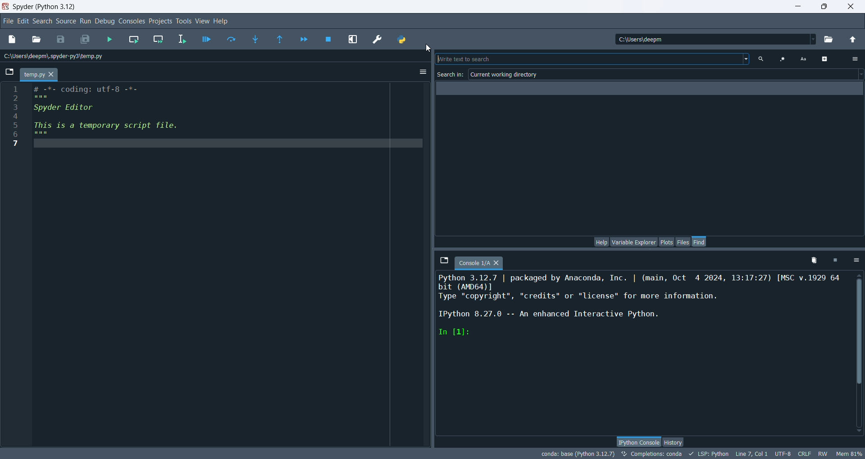 The width and height of the screenshot is (865, 459). What do you see at coordinates (855, 39) in the screenshot?
I see `change to parent directory` at bounding box center [855, 39].